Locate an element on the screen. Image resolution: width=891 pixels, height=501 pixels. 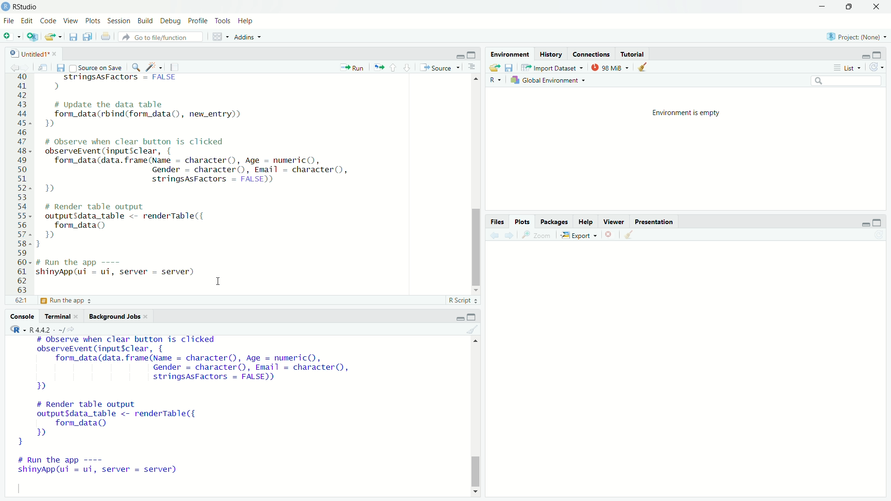
language change is located at coordinates (14, 329).